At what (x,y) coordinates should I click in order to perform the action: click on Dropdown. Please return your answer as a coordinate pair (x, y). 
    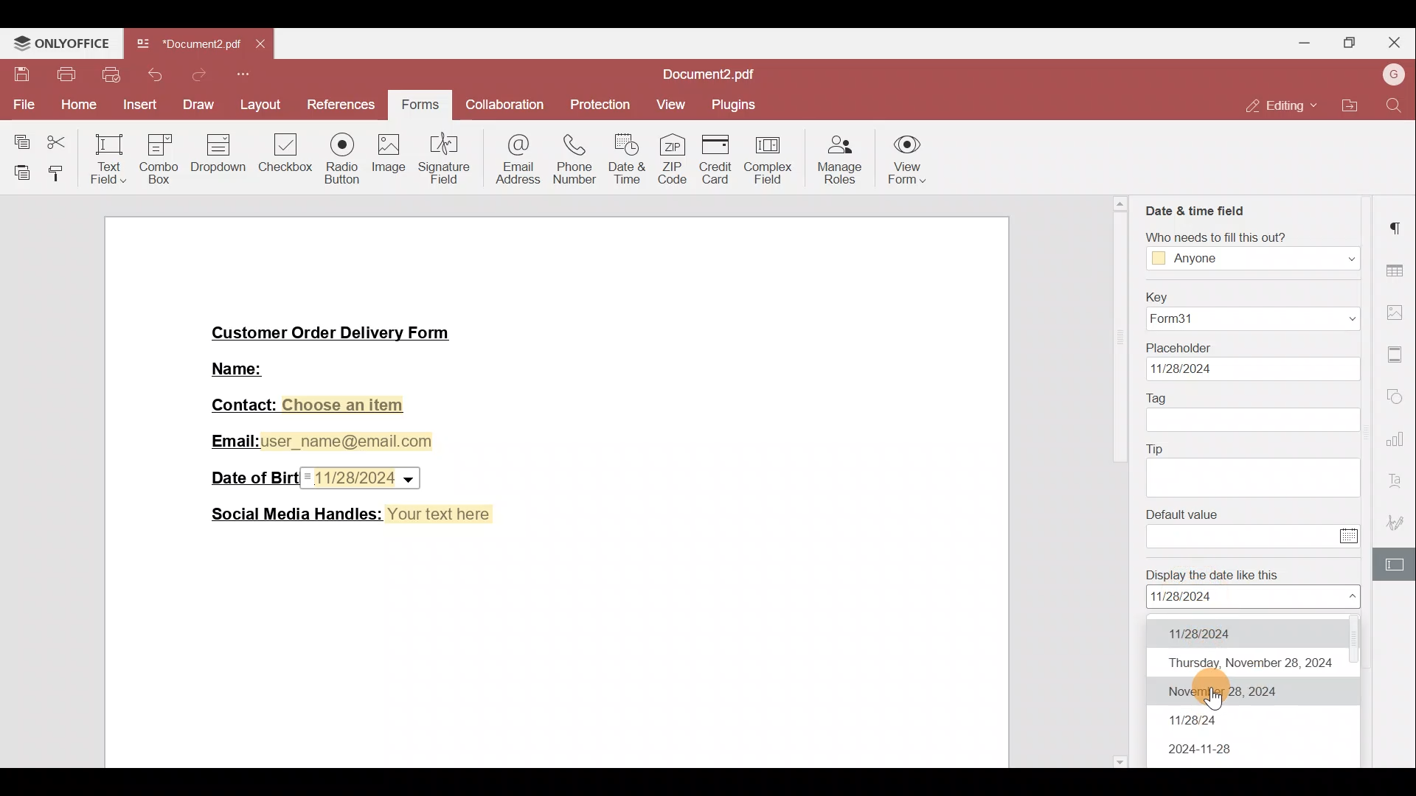
    Looking at the image, I should click on (220, 156).